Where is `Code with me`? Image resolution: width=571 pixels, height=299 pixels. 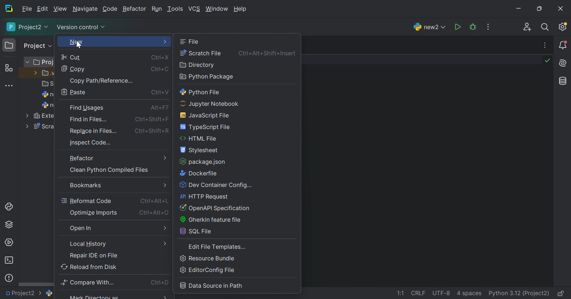 Code with me is located at coordinates (527, 27).